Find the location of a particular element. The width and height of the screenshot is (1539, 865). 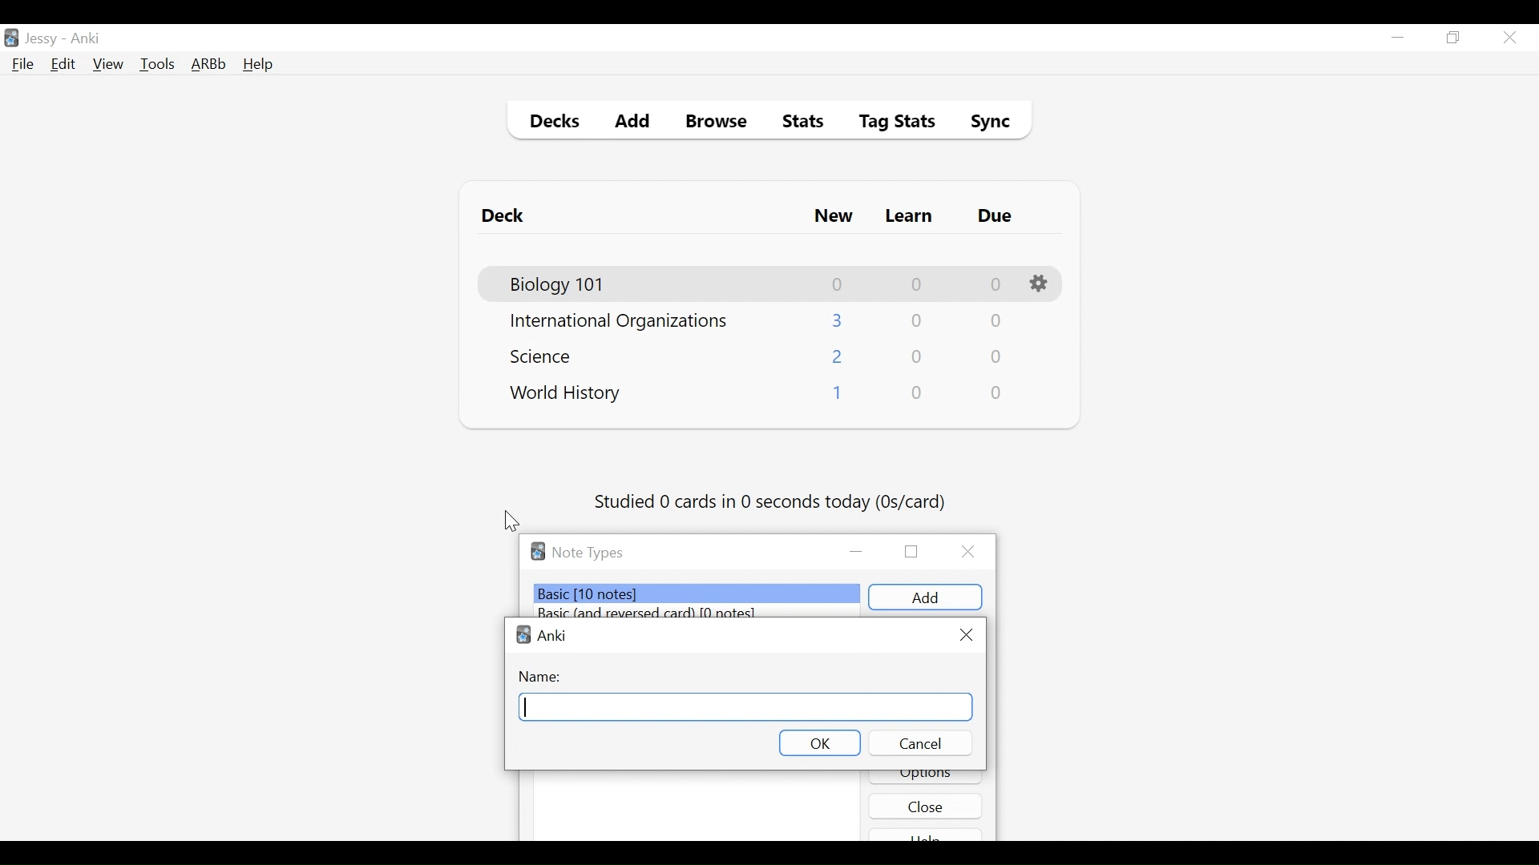

File is located at coordinates (23, 66).